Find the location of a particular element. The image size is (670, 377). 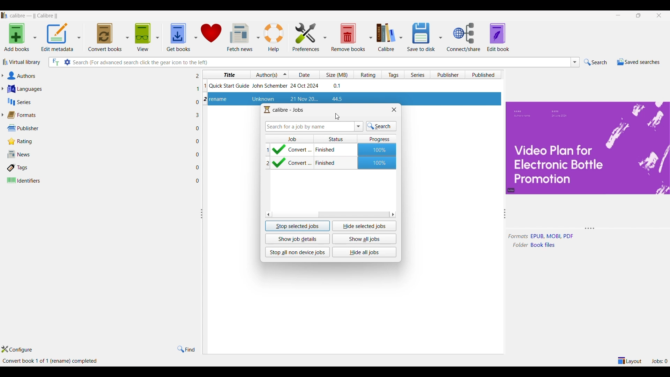

Title column is located at coordinates (226, 74).